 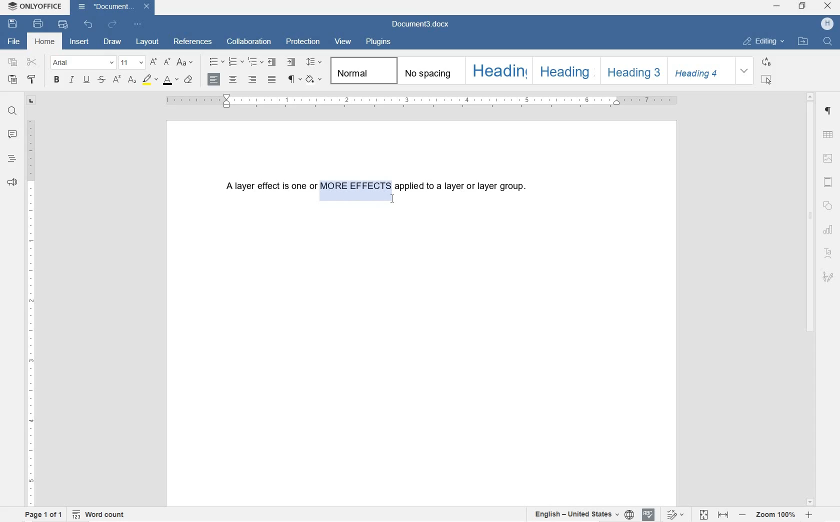 What do you see at coordinates (167, 62) in the screenshot?
I see `INCREMENT FONT SIZE` at bounding box center [167, 62].